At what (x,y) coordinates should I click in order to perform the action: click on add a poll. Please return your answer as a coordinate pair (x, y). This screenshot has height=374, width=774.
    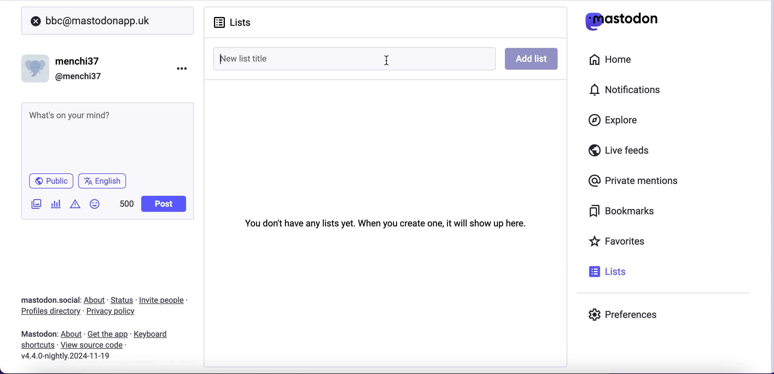
    Looking at the image, I should click on (55, 206).